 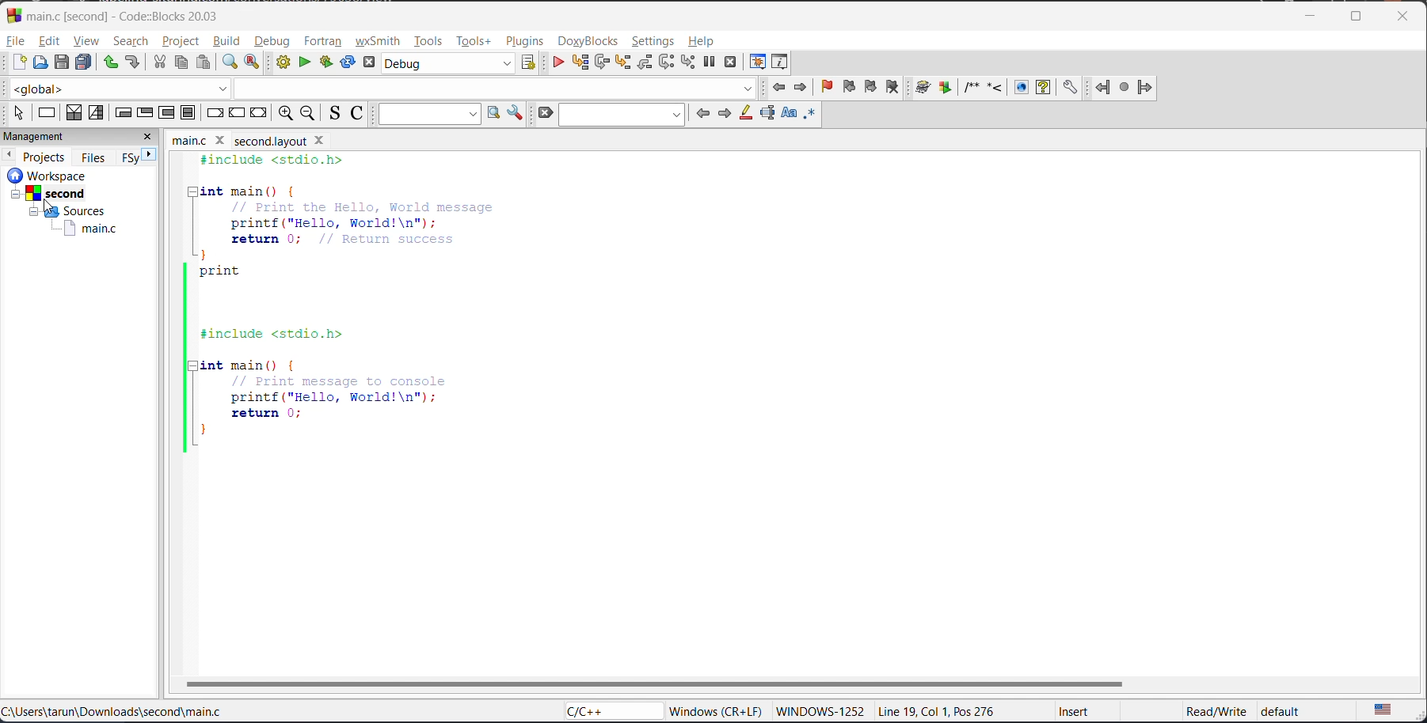 I want to click on build target, so click(x=449, y=66).